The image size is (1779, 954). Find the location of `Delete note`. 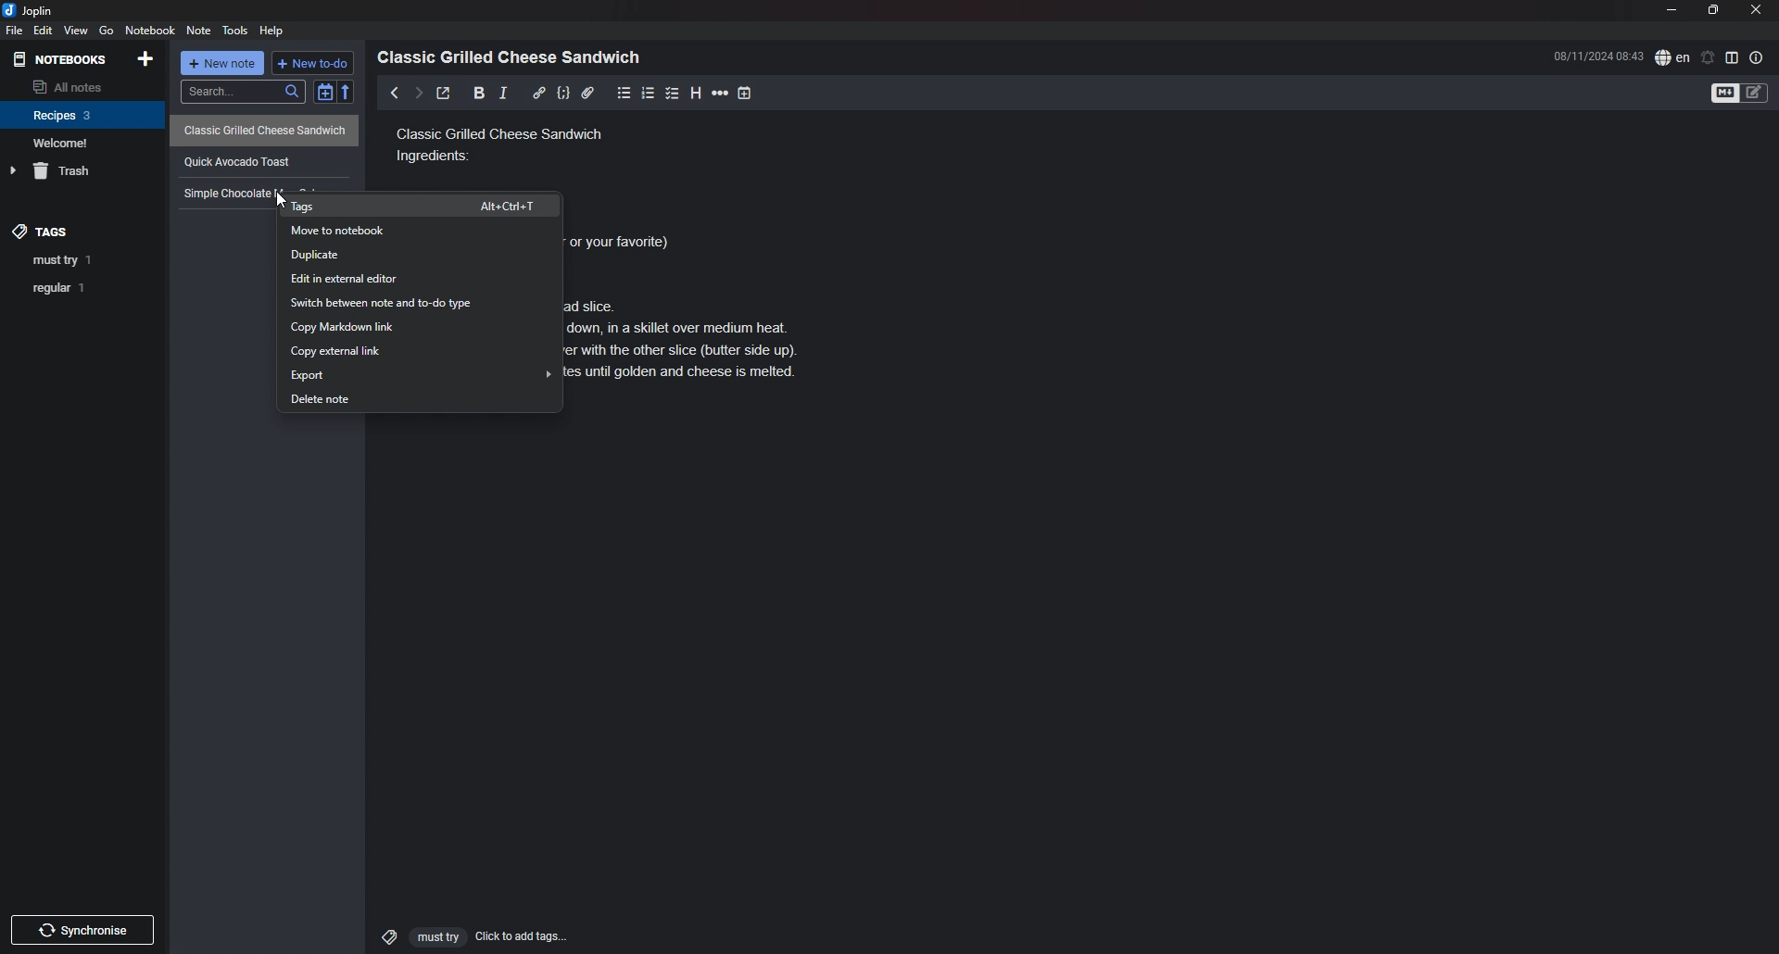

Delete note is located at coordinates (415, 399).